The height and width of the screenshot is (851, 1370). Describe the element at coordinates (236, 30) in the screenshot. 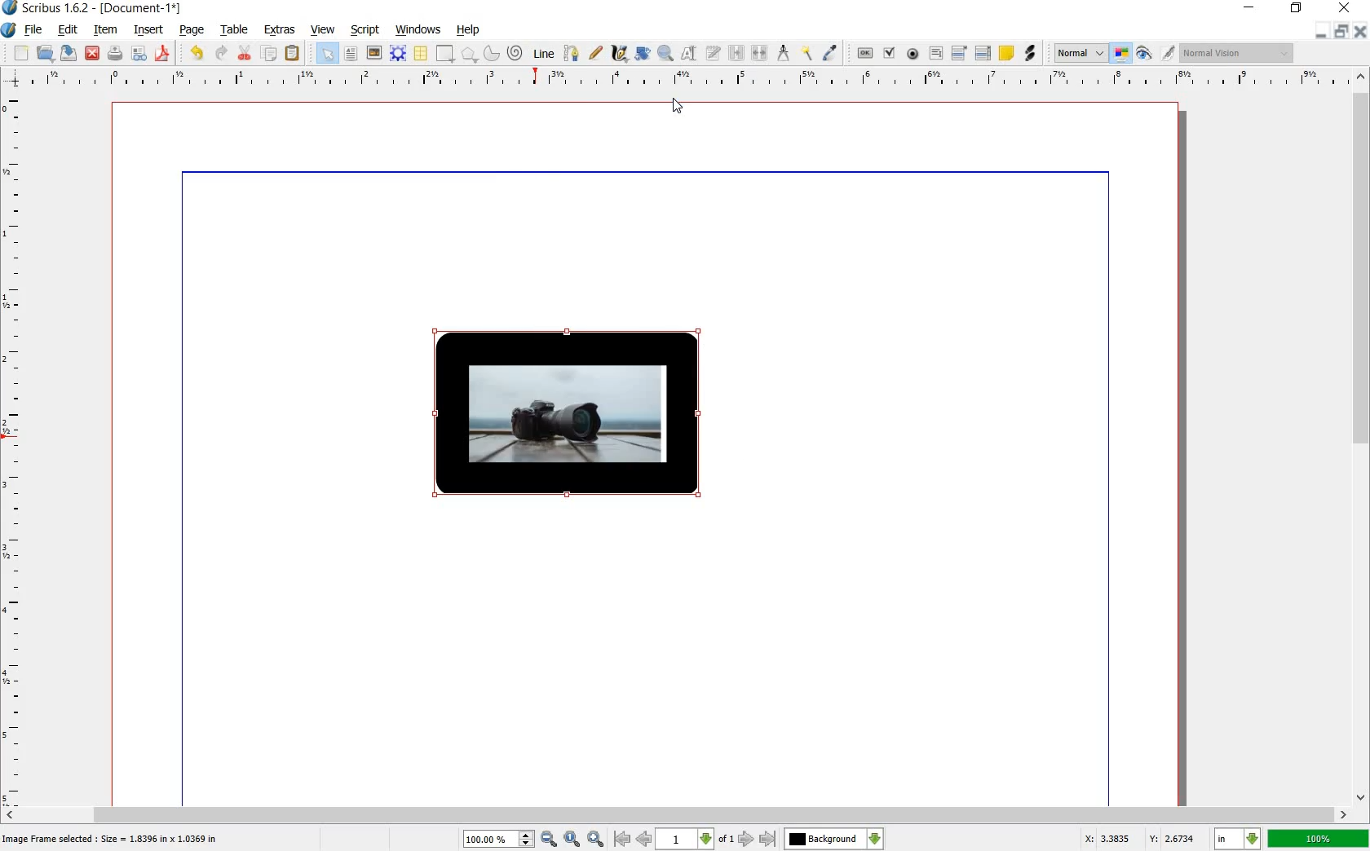

I see `table` at that location.